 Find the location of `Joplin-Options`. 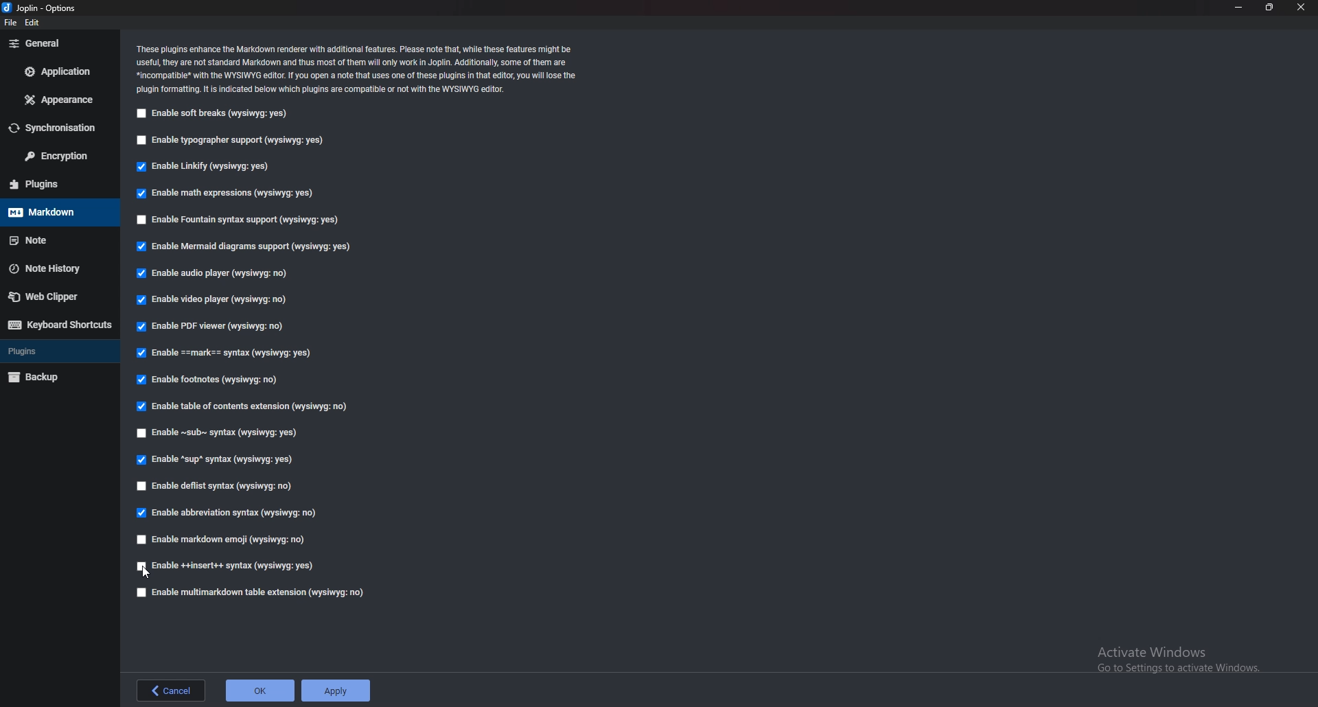

Joplin-Options is located at coordinates (41, 8).